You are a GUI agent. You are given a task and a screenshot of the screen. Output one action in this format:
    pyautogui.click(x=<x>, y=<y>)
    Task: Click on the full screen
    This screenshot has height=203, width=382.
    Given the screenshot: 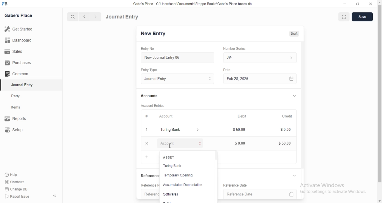 What is the action you would take?
    pyautogui.click(x=344, y=17)
    